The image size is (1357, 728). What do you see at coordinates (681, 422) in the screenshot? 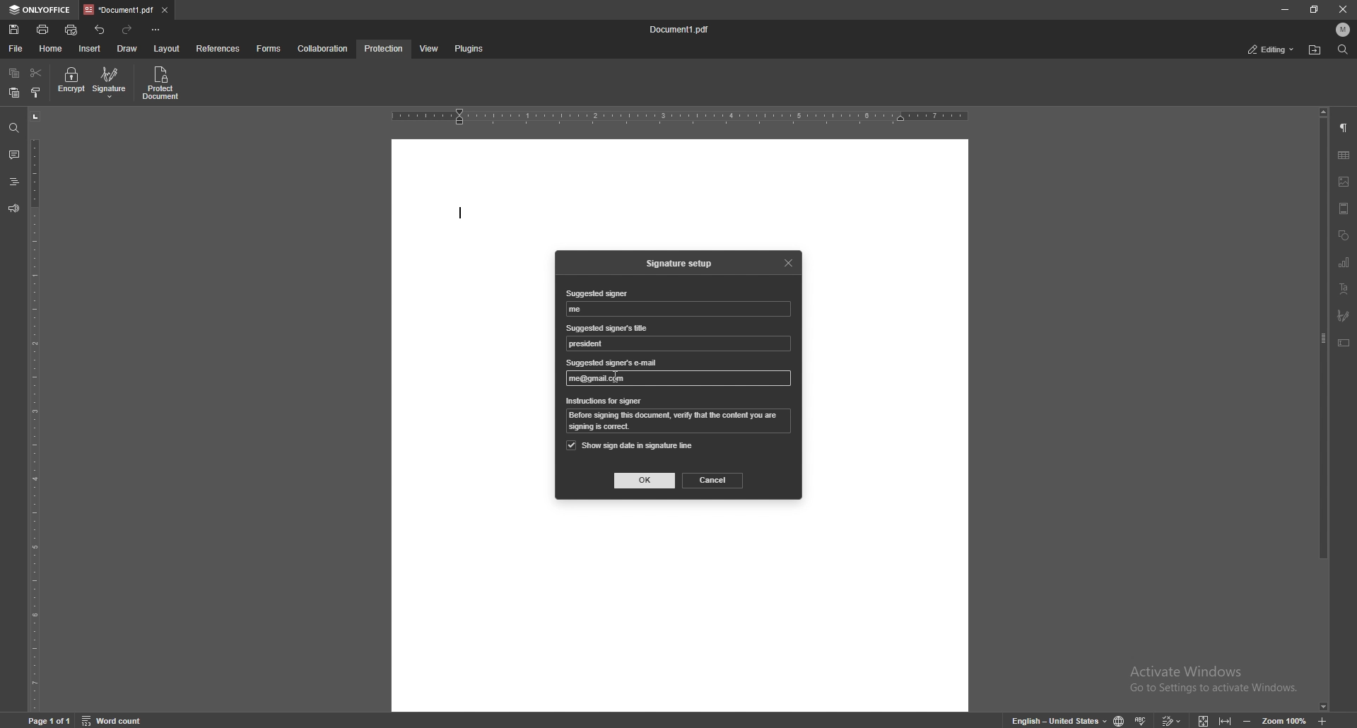
I see `instruction` at bounding box center [681, 422].